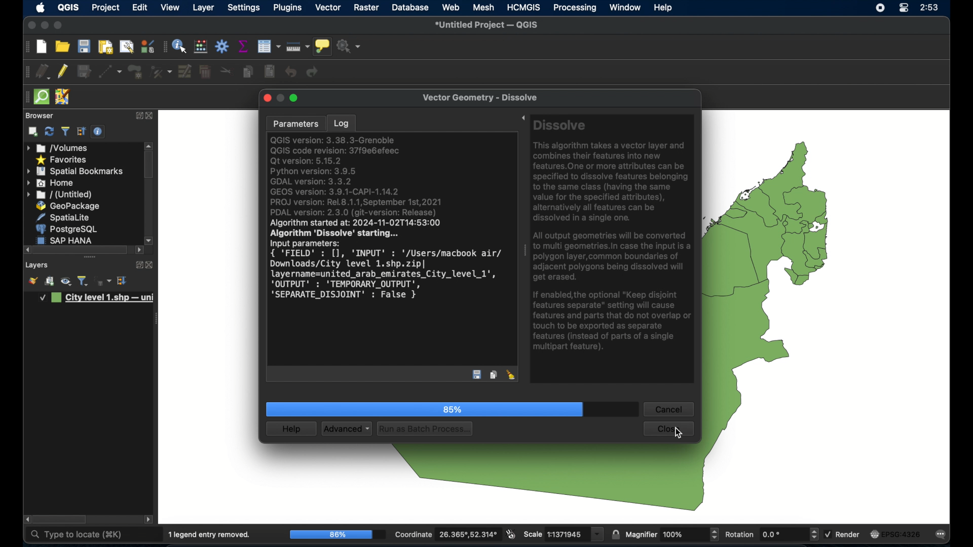 Image resolution: width=973 pixels, height=547 pixels. Describe the element at coordinates (76, 535) in the screenshot. I see `type to locate` at that location.